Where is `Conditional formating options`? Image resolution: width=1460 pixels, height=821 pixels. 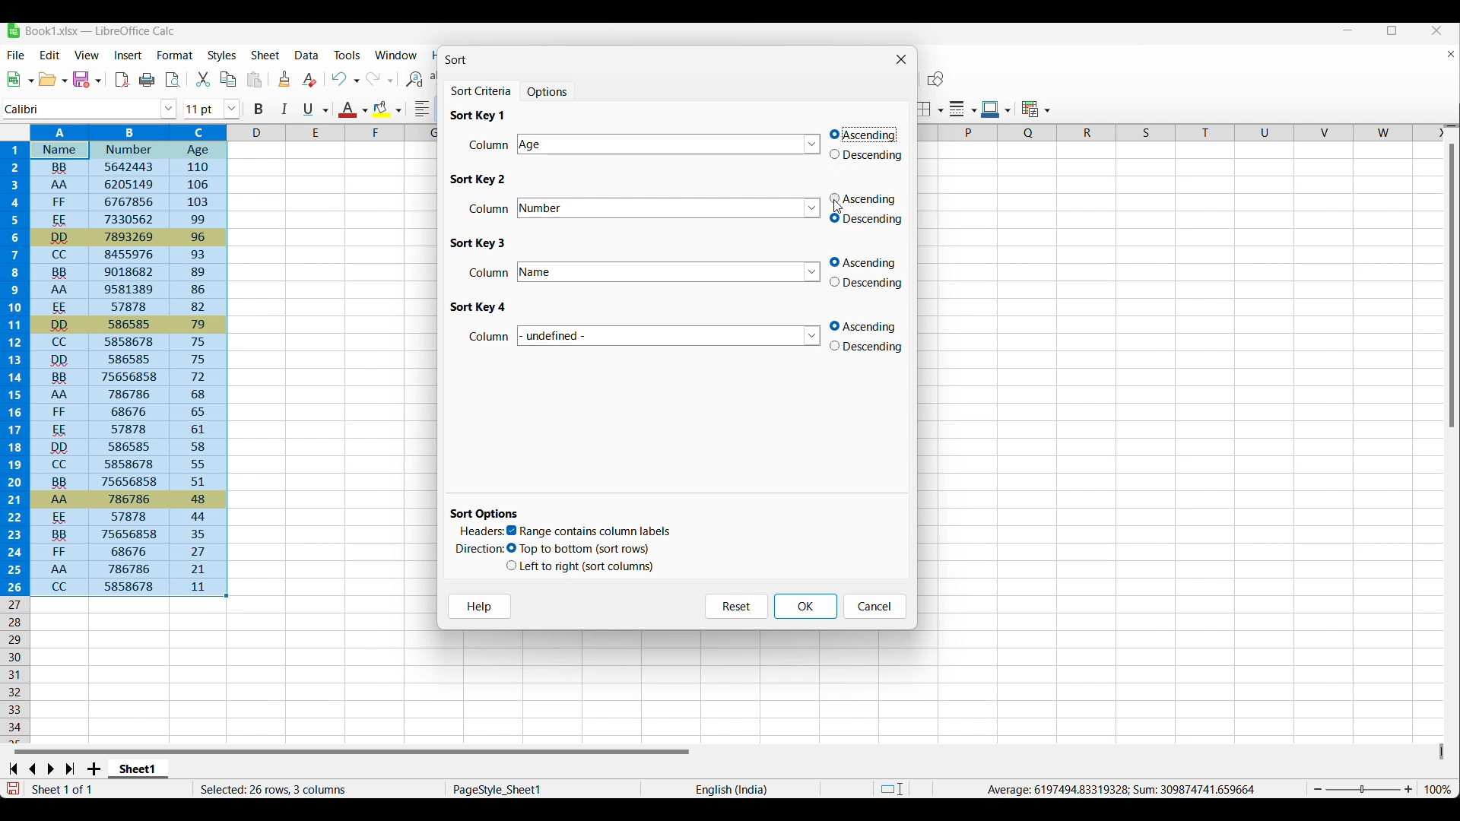 Conditional formating options is located at coordinates (1036, 109).